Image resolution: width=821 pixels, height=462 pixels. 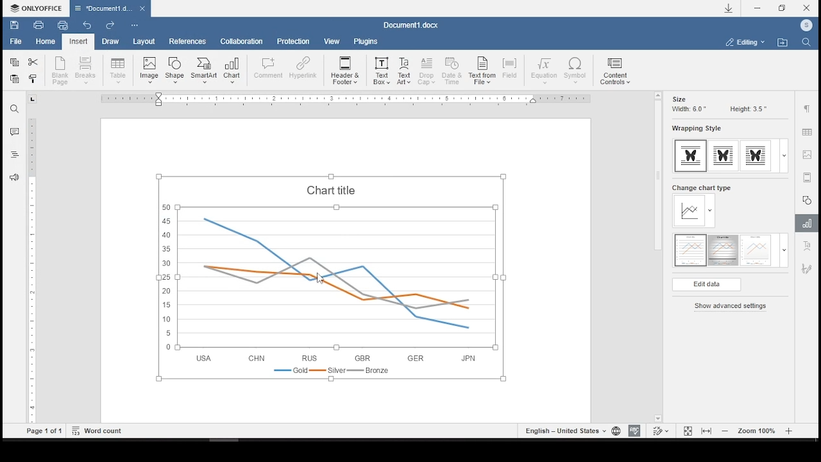 I want to click on header & footer, so click(x=345, y=69).